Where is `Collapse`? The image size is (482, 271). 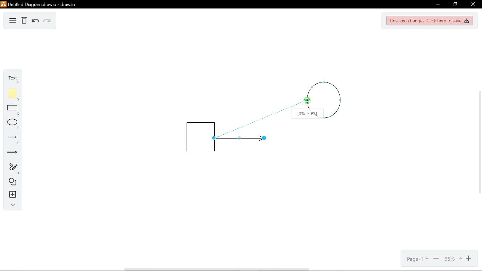 Collapse is located at coordinates (11, 205).